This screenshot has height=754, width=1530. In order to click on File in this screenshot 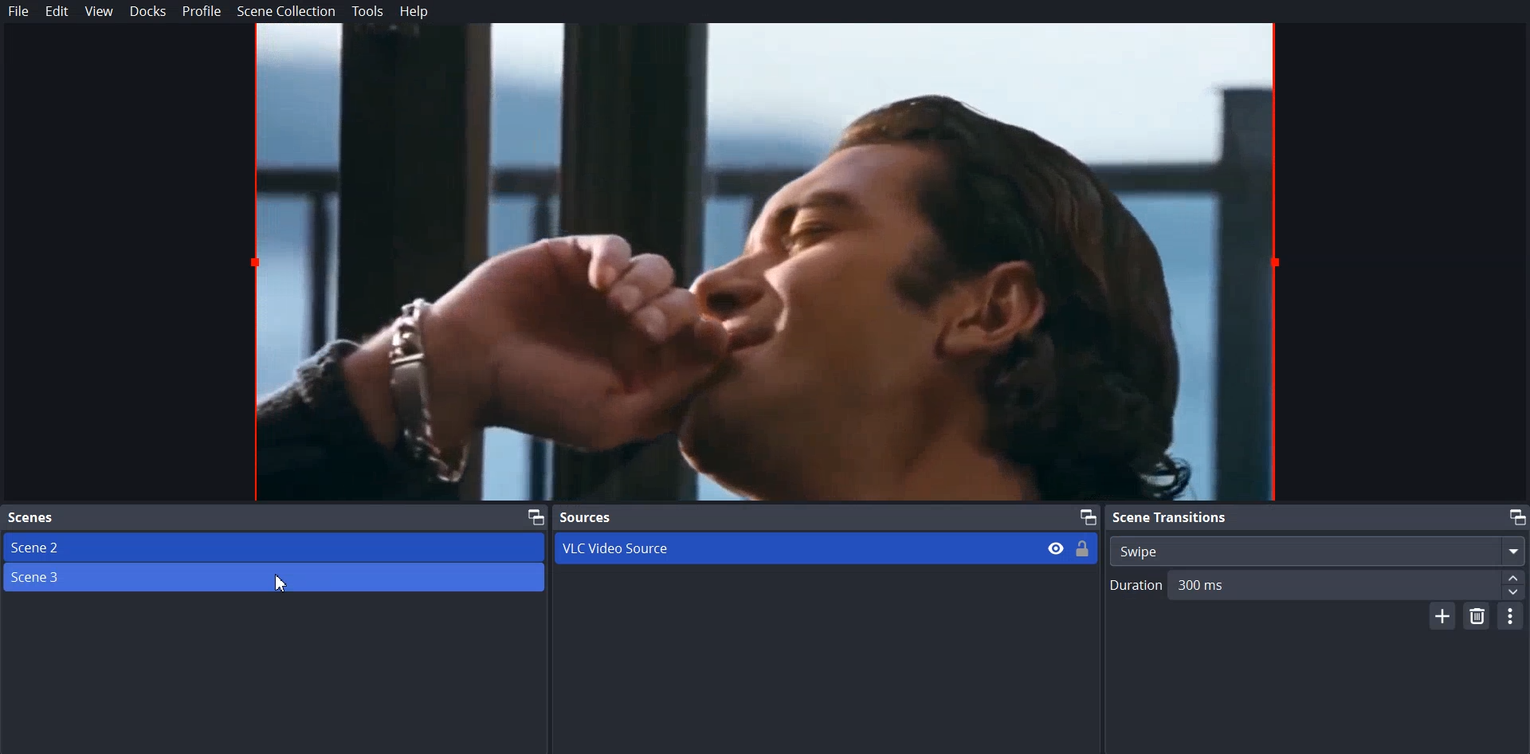, I will do `click(19, 10)`.